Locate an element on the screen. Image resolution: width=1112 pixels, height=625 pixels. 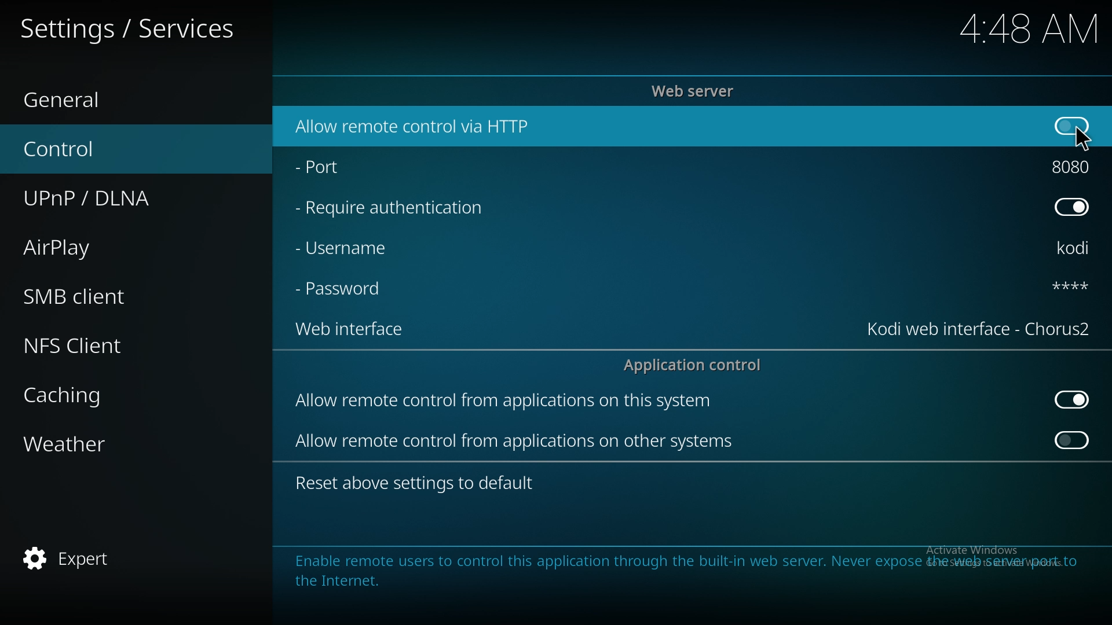
allow remote control from apps on other system is located at coordinates (520, 443).